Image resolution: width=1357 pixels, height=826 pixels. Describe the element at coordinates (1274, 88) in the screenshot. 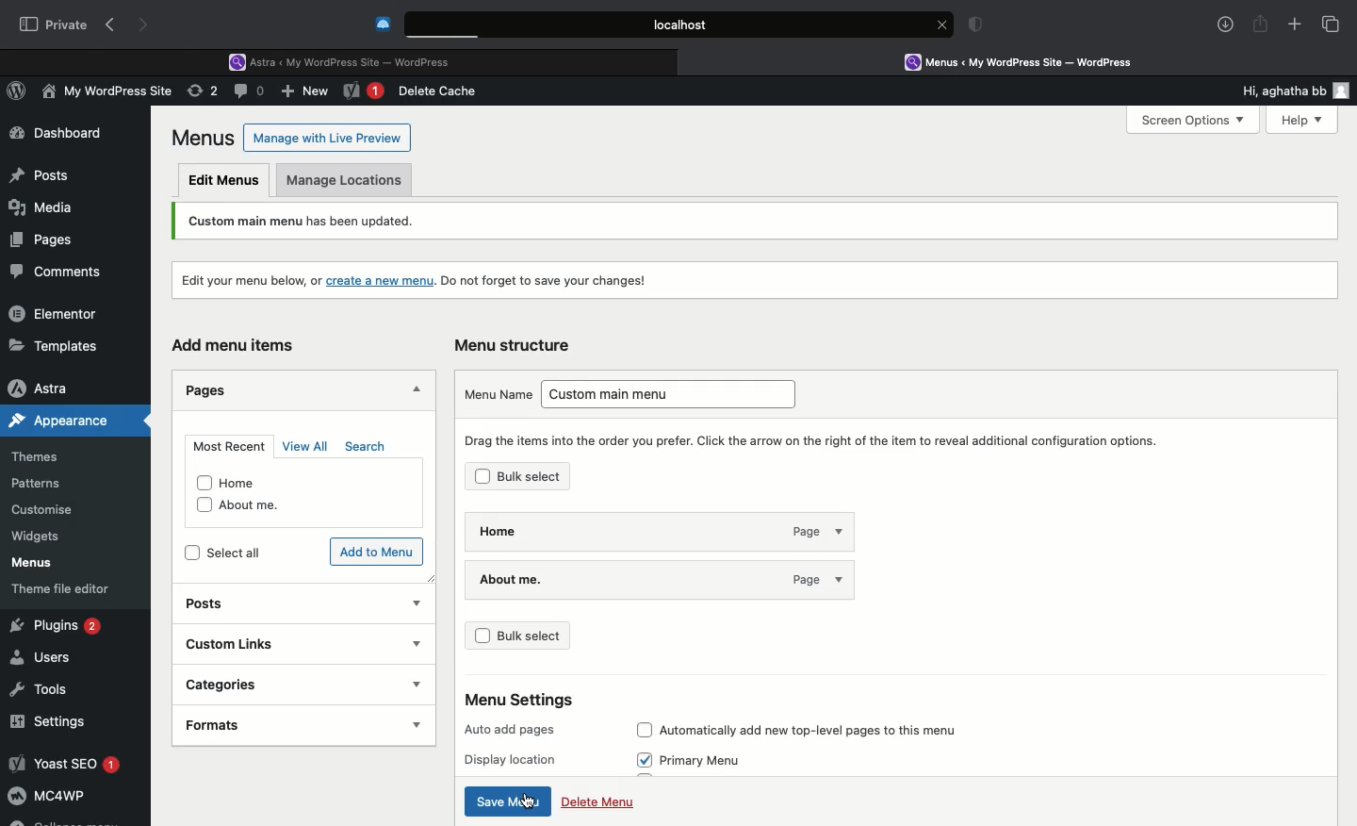

I see `Hi, aghatha bb` at that location.